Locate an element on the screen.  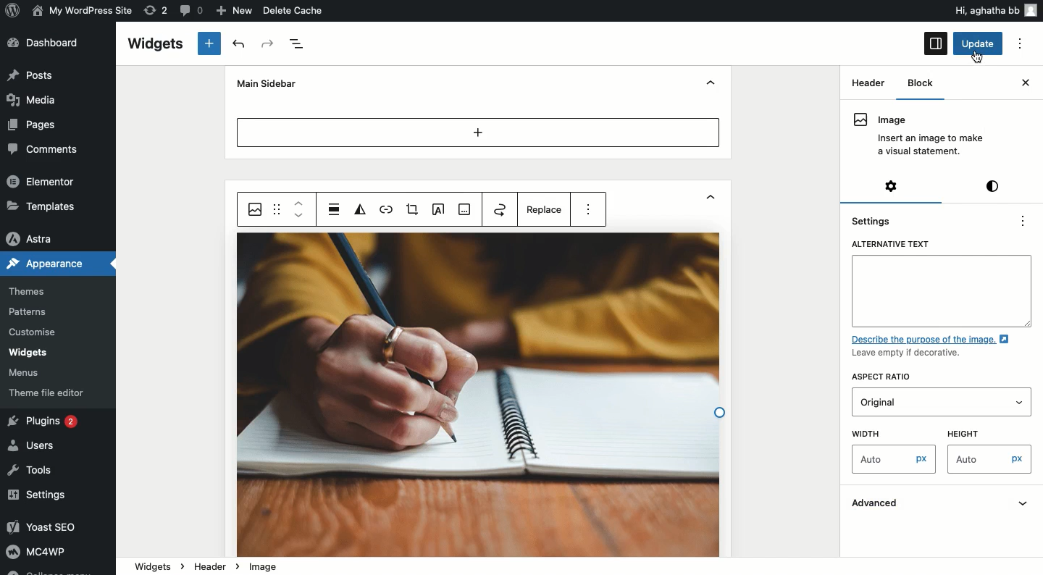
Yoast SEO is located at coordinates (49, 526).